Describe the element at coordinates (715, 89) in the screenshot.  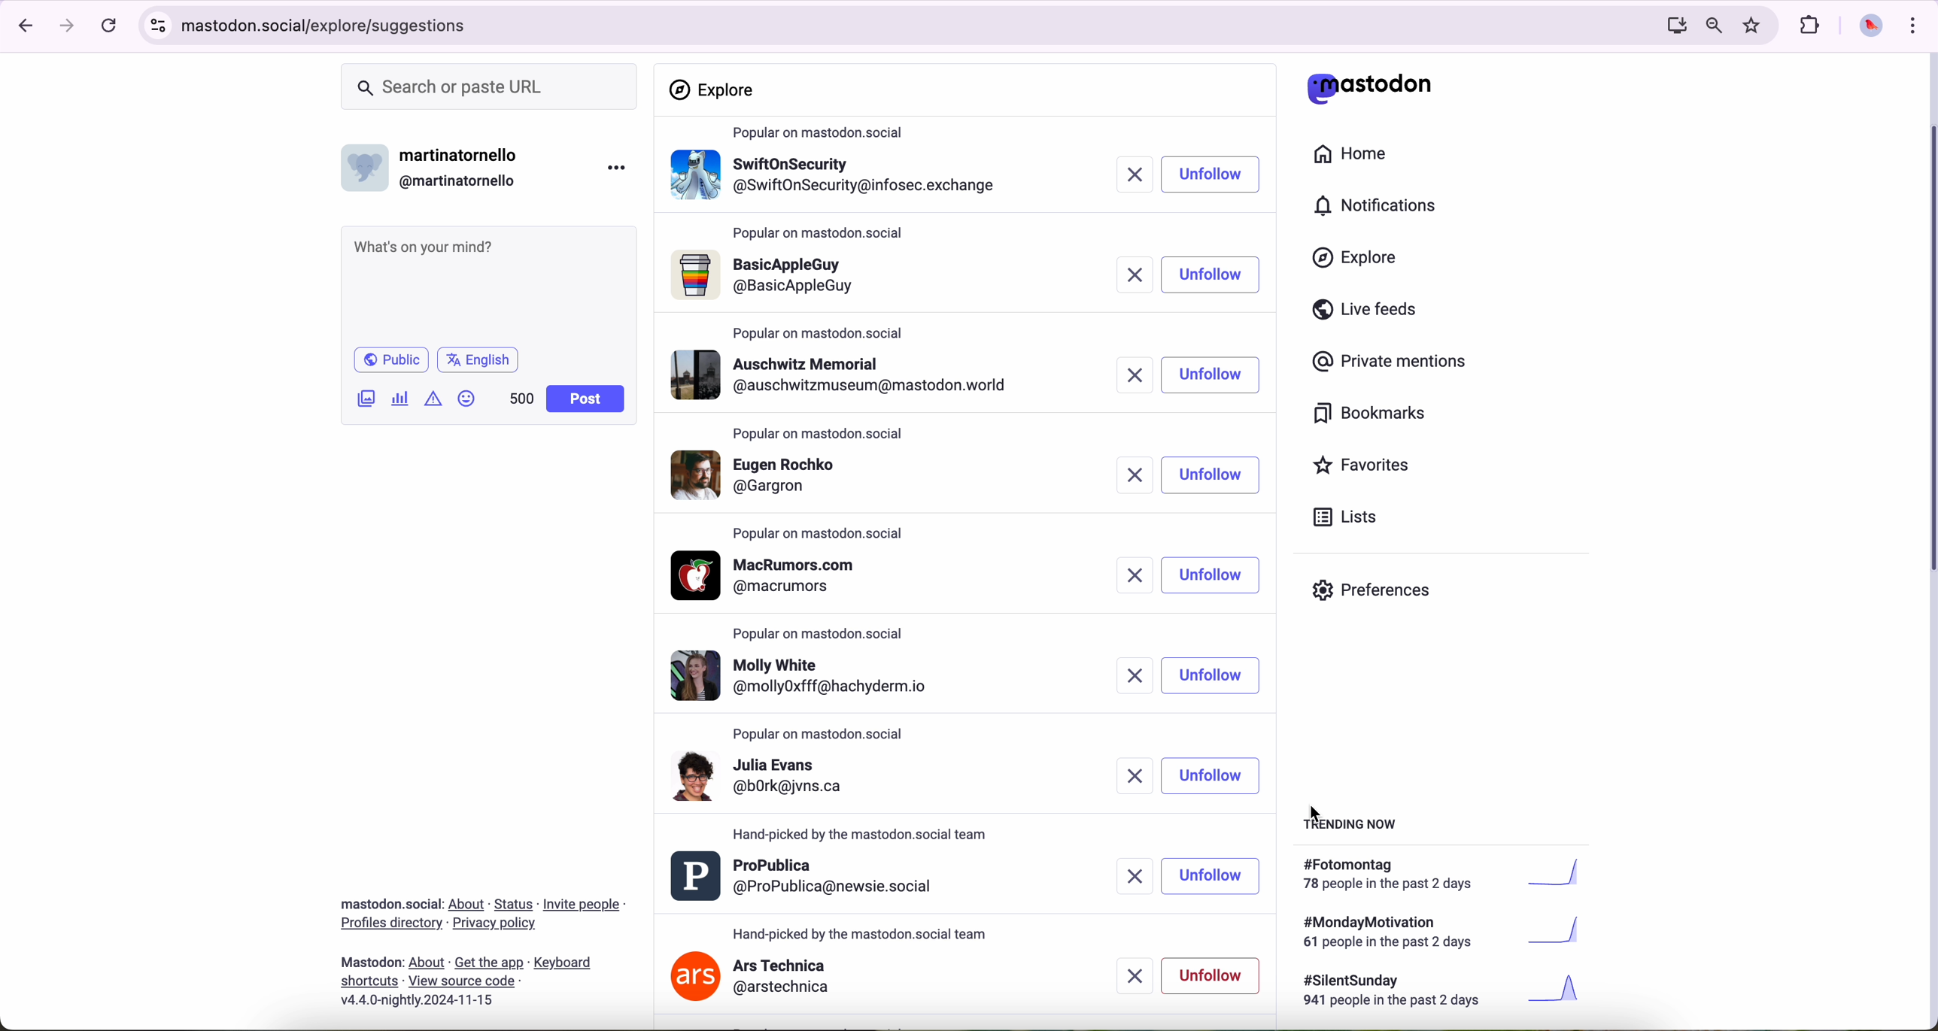
I see `explore section` at that location.